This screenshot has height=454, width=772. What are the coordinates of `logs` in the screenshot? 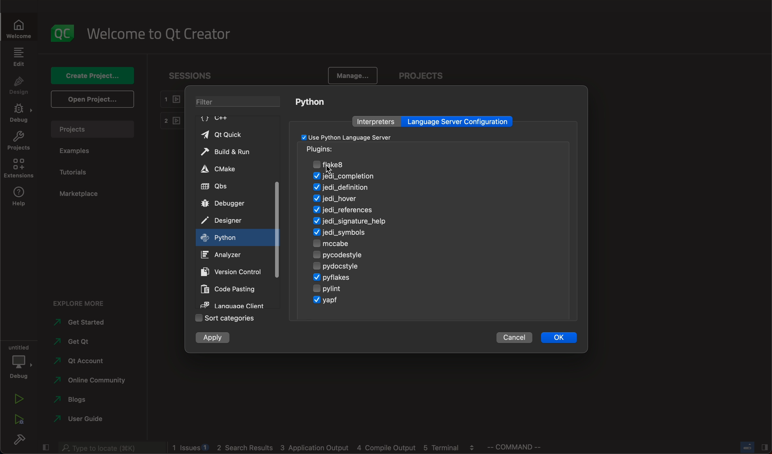 It's located at (324, 447).